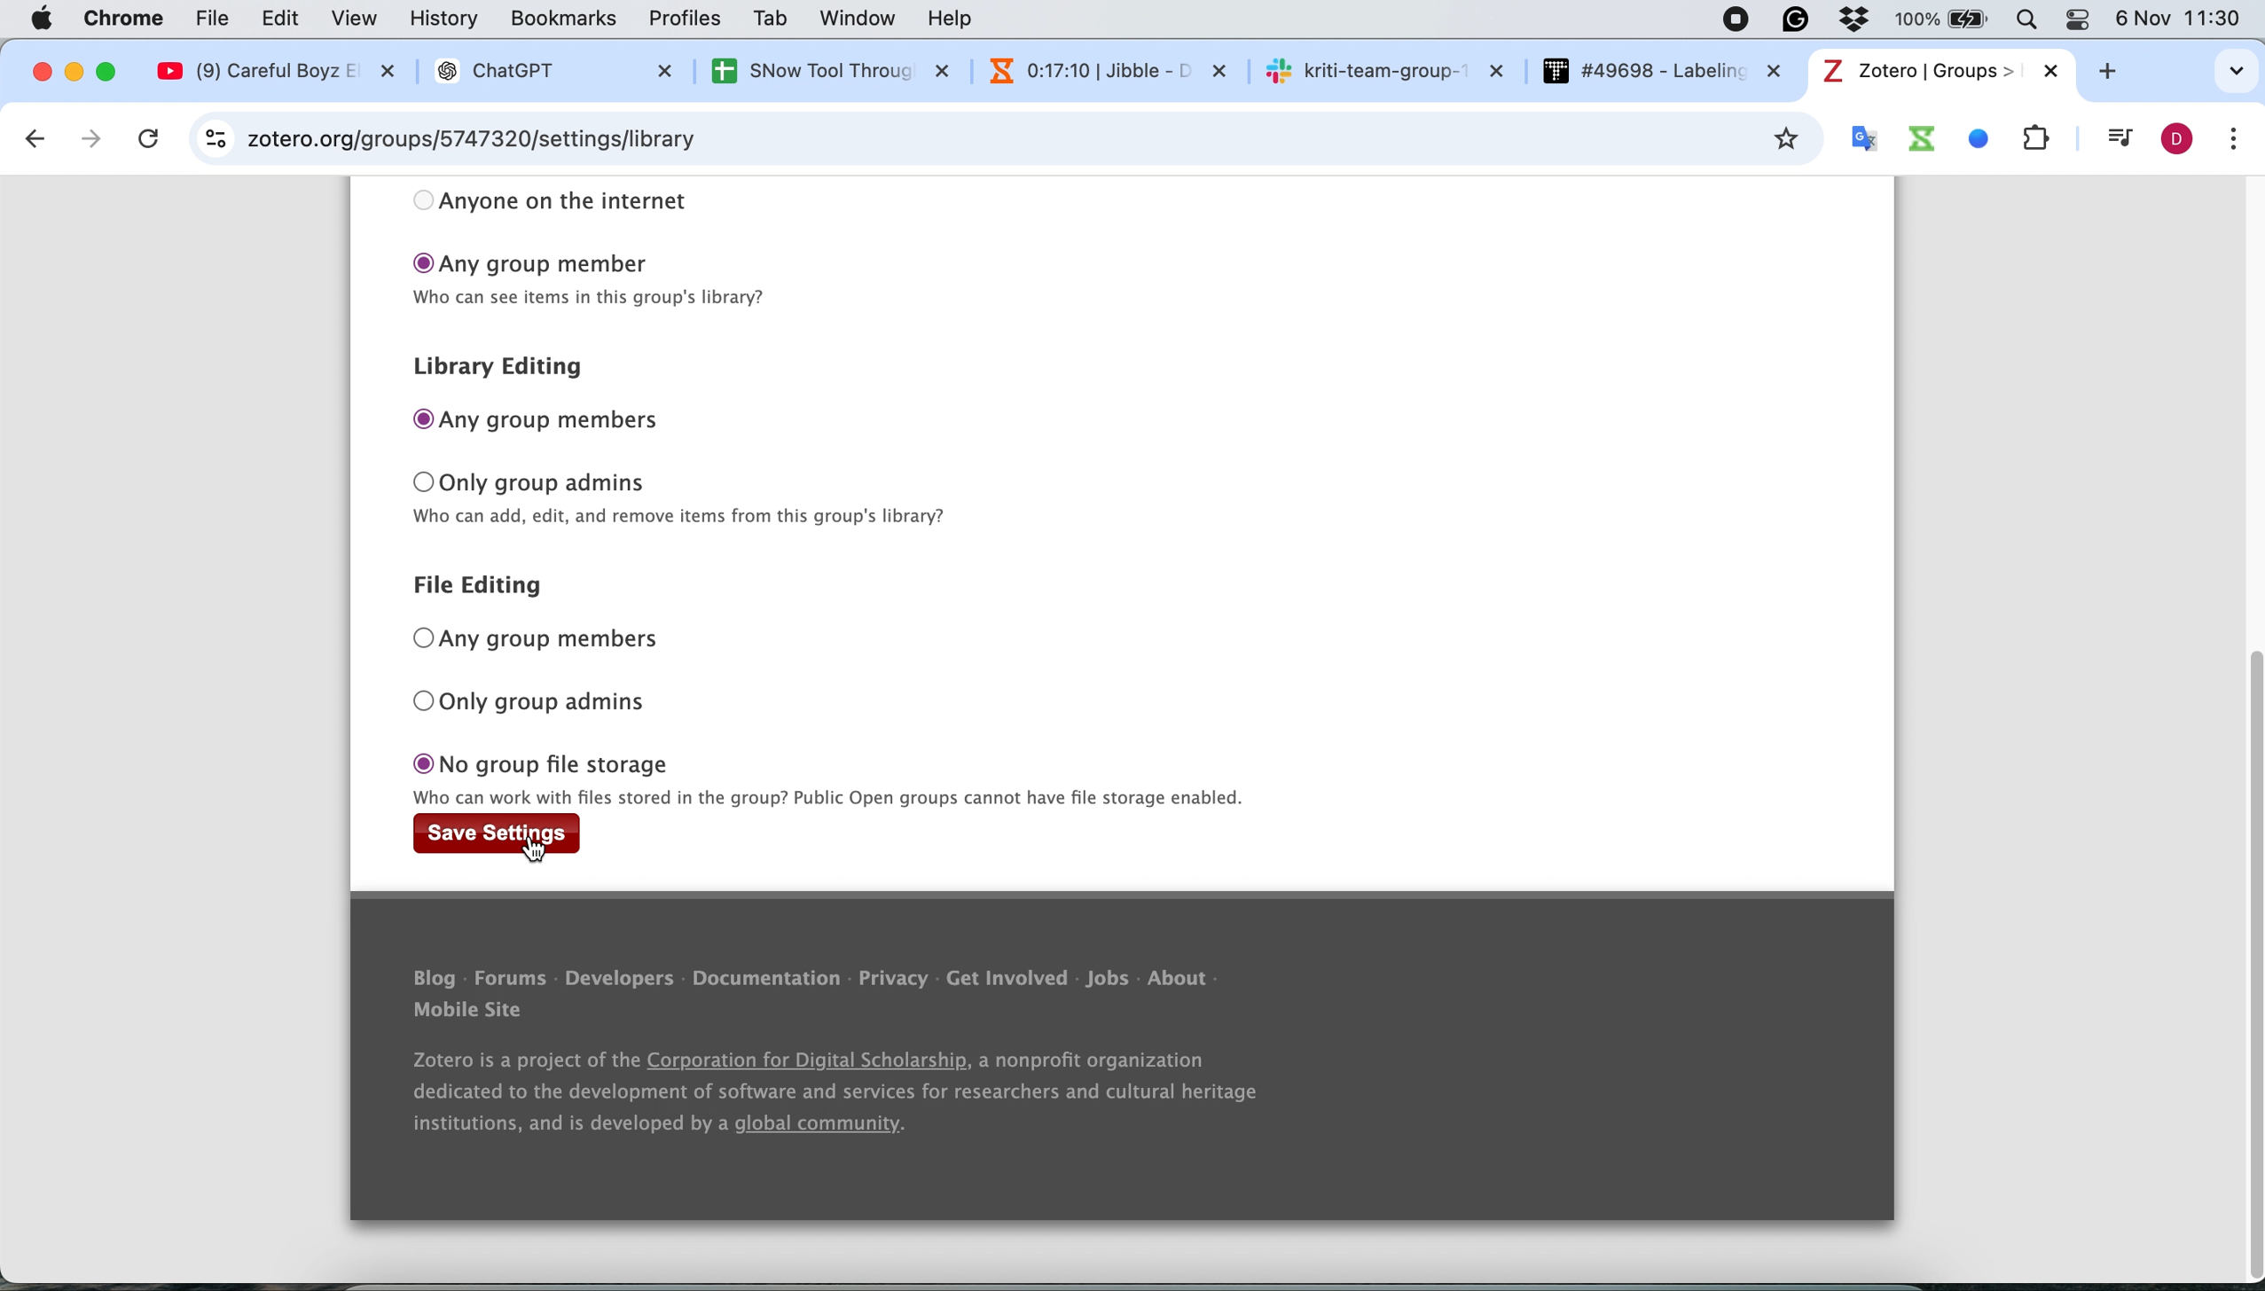  Describe the element at coordinates (534, 849) in the screenshot. I see `cursor` at that location.